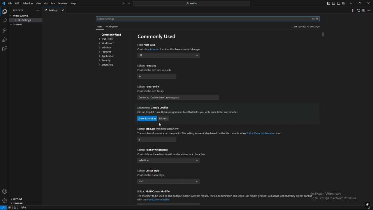 The width and height of the screenshot is (373, 210). What do you see at coordinates (19, 10) in the screenshot?
I see `explorer` at bounding box center [19, 10].